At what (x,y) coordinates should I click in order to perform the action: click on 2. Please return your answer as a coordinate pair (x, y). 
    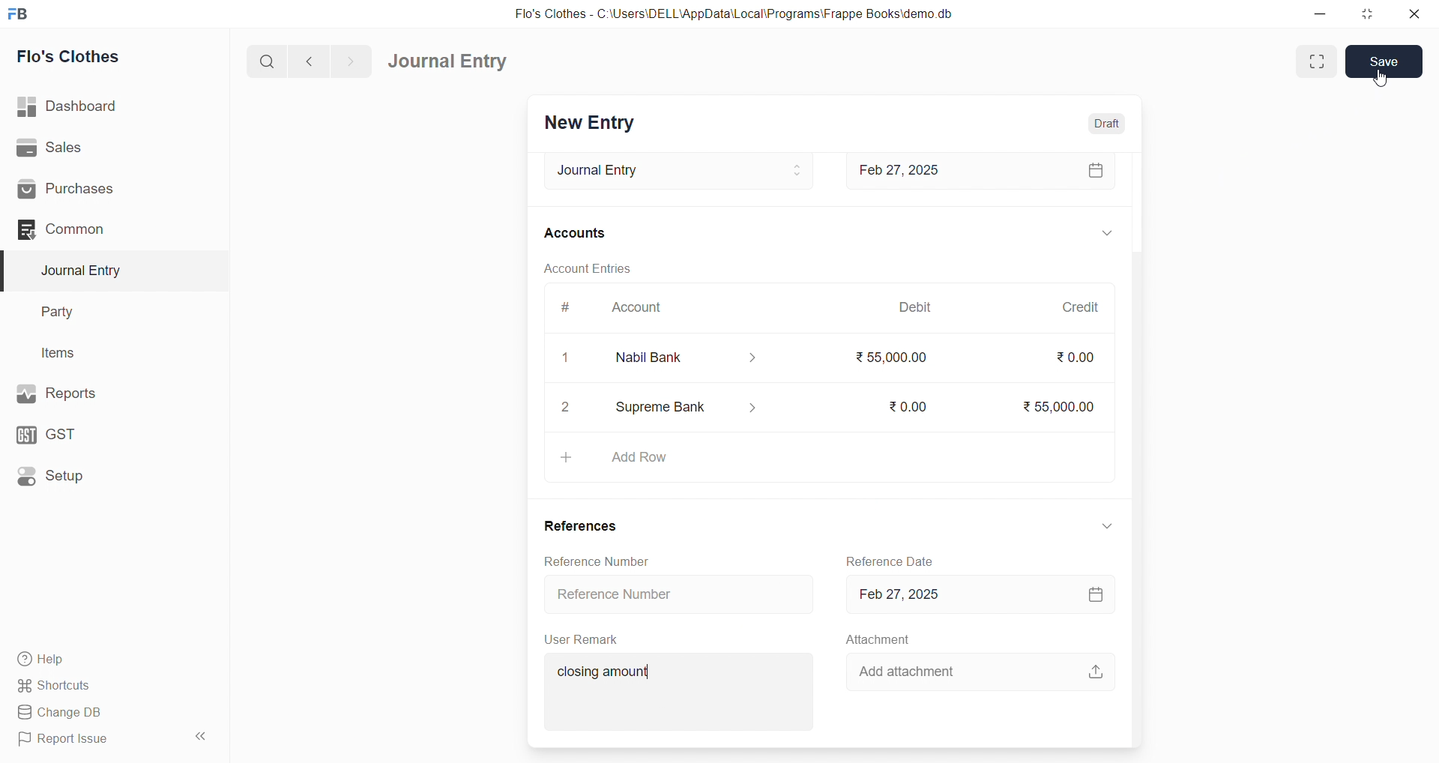
    Looking at the image, I should click on (570, 409).